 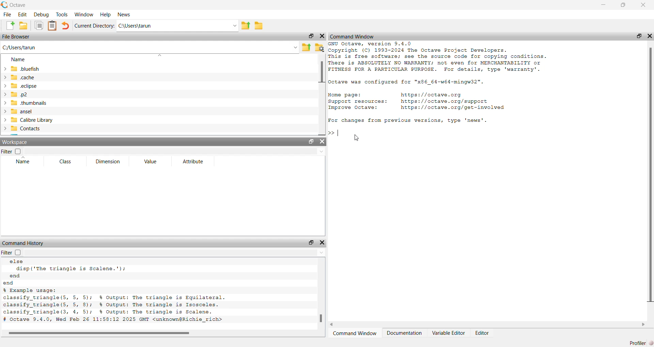 What do you see at coordinates (320, 47) in the screenshot?
I see `browse your files` at bounding box center [320, 47].